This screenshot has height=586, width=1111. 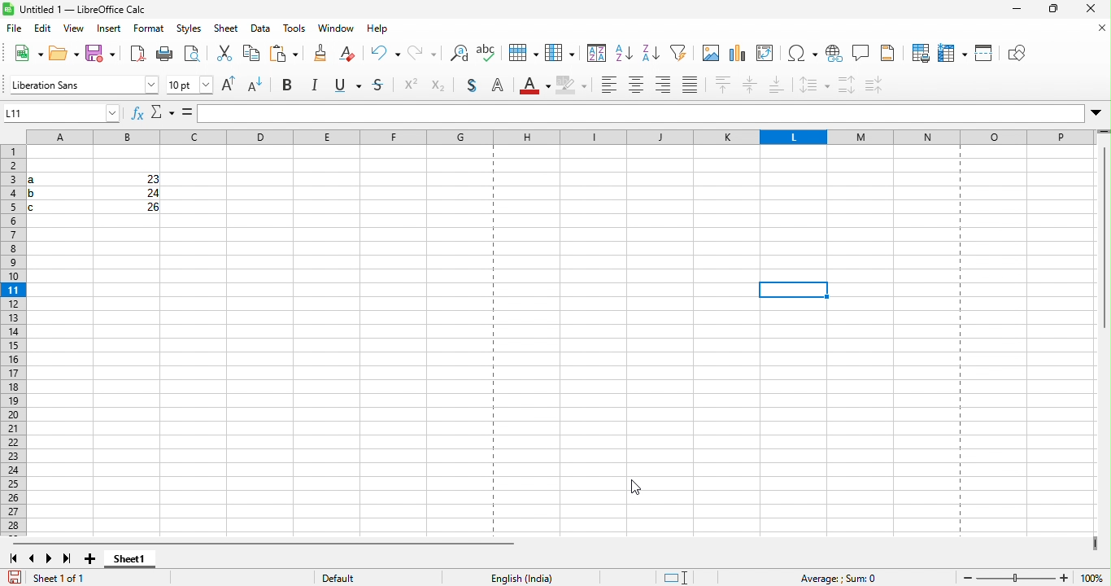 What do you see at coordinates (351, 85) in the screenshot?
I see `underline` at bounding box center [351, 85].